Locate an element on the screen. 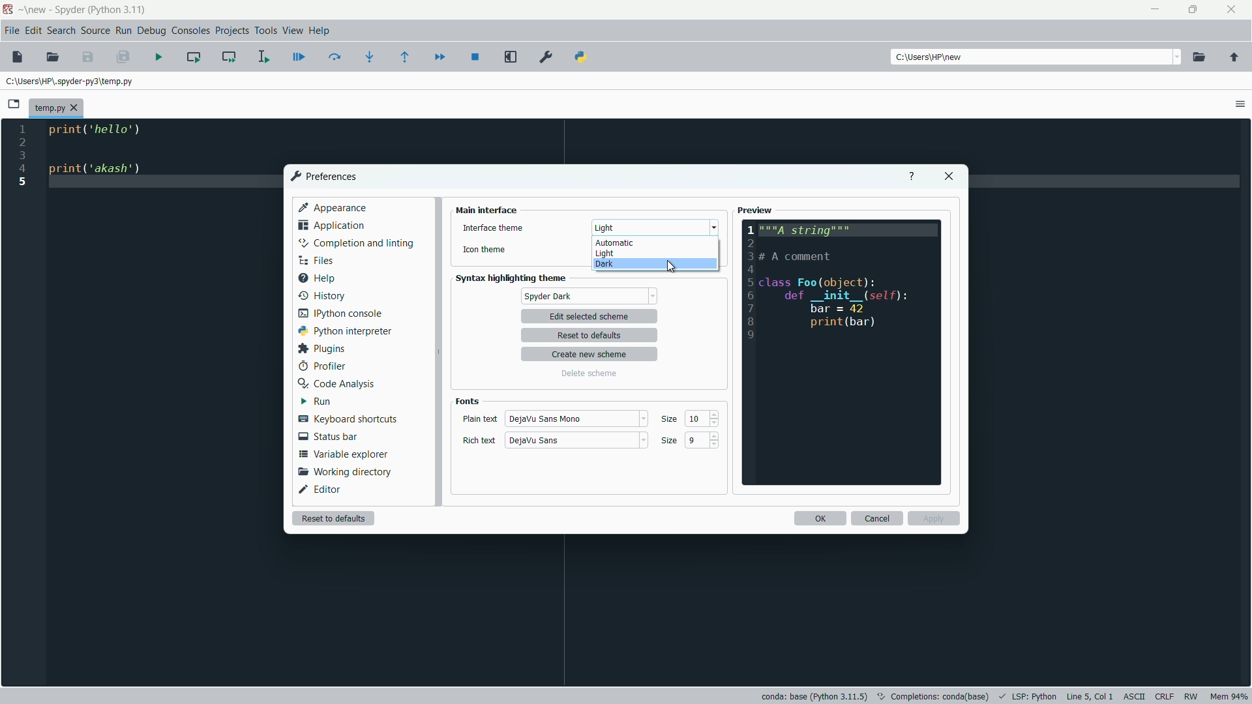 The height and width of the screenshot is (704, 1252). new is located at coordinates (37, 9).